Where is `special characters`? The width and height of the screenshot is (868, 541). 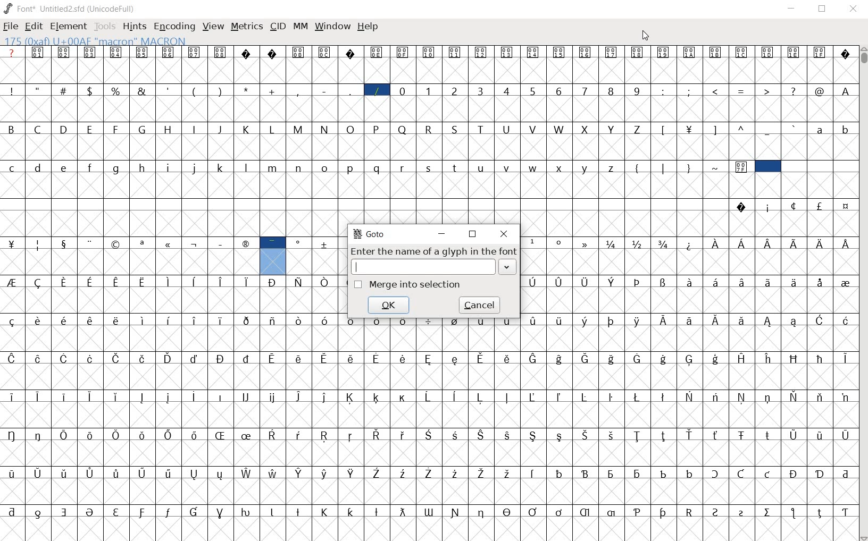 special characters is located at coordinates (753, 139).